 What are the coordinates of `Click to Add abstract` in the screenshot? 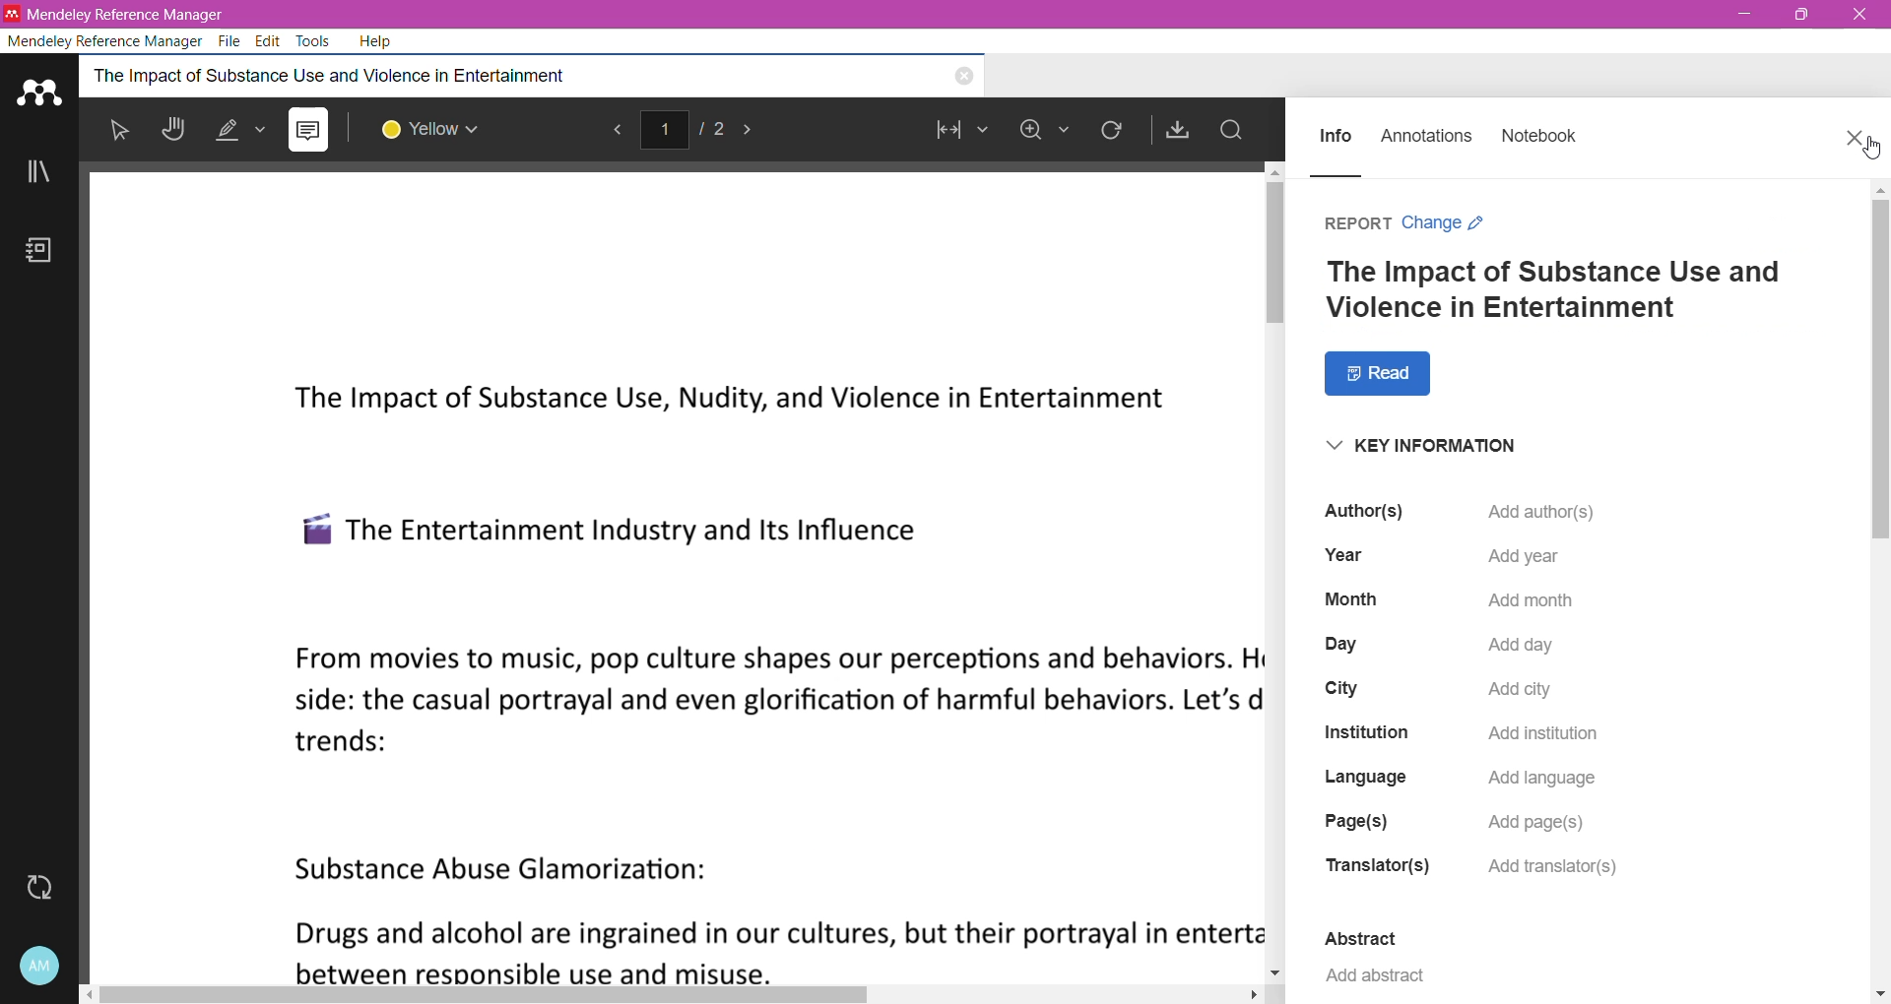 It's located at (1375, 979).